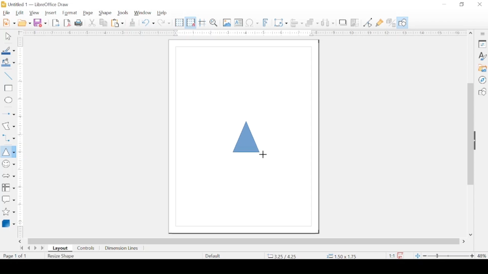 This screenshot has height=274, width=488. What do you see at coordinates (61, 256) in the screenshot?
I see `resize shape` at bounding box center [61, 256].